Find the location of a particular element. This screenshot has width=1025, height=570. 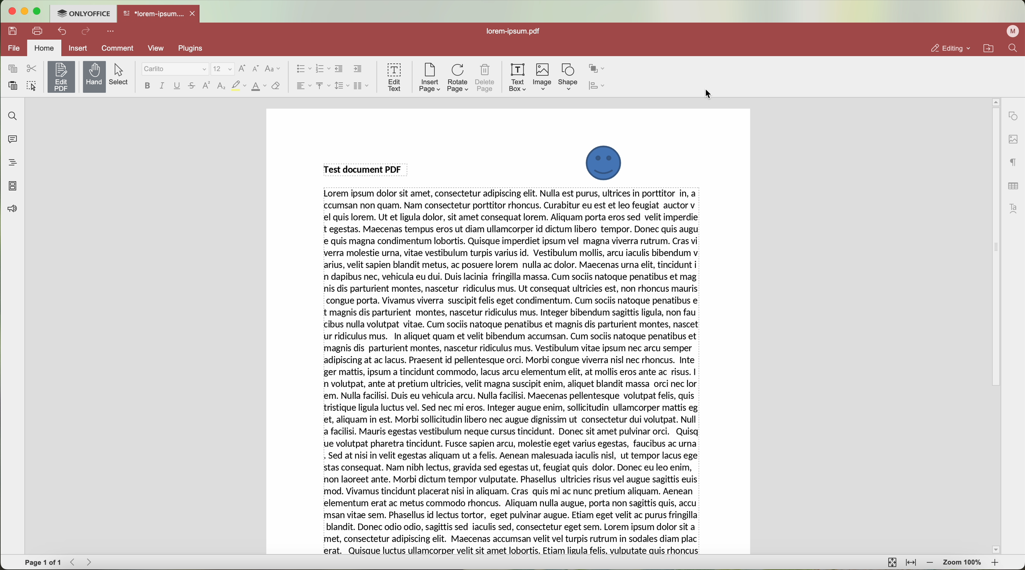

copy is located at coordinates (11, 68).